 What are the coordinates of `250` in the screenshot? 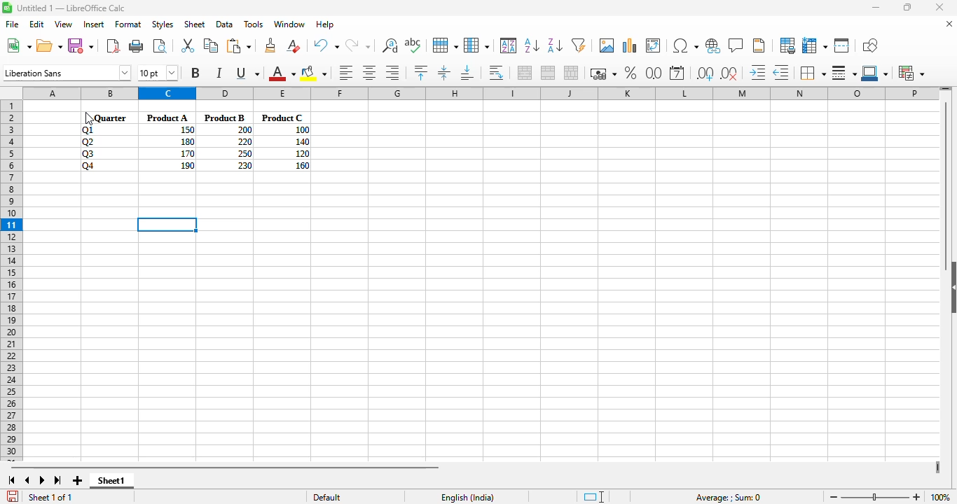 It's located at (244, 153).